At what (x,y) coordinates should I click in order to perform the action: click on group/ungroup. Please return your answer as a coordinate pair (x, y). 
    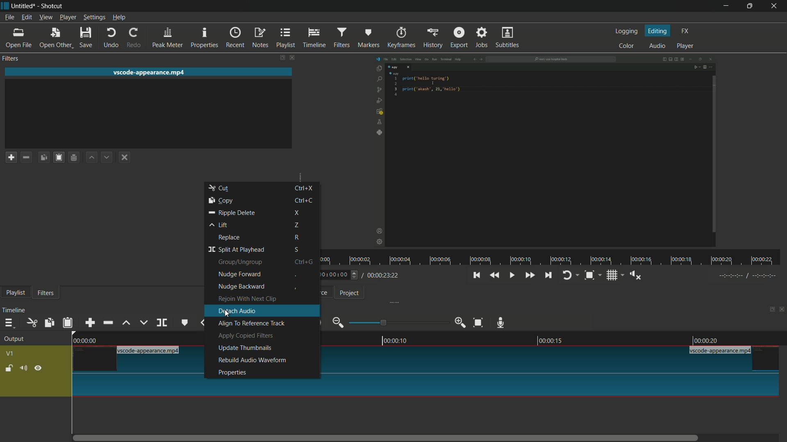
    Looking at the image, I should click on (240, 263).